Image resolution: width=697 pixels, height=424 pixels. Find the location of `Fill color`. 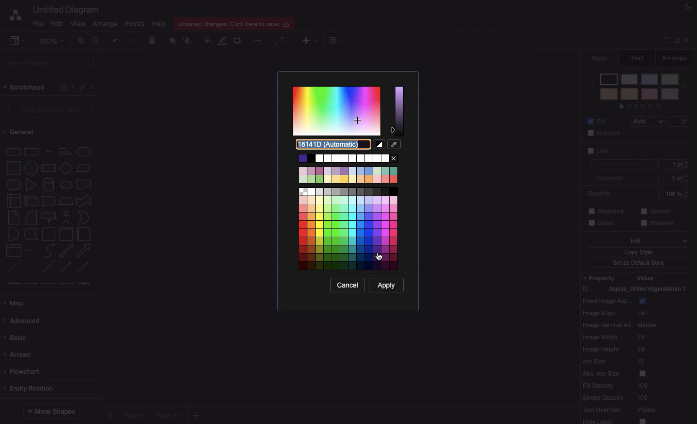

Fill color is located at coordinates (209, 39).